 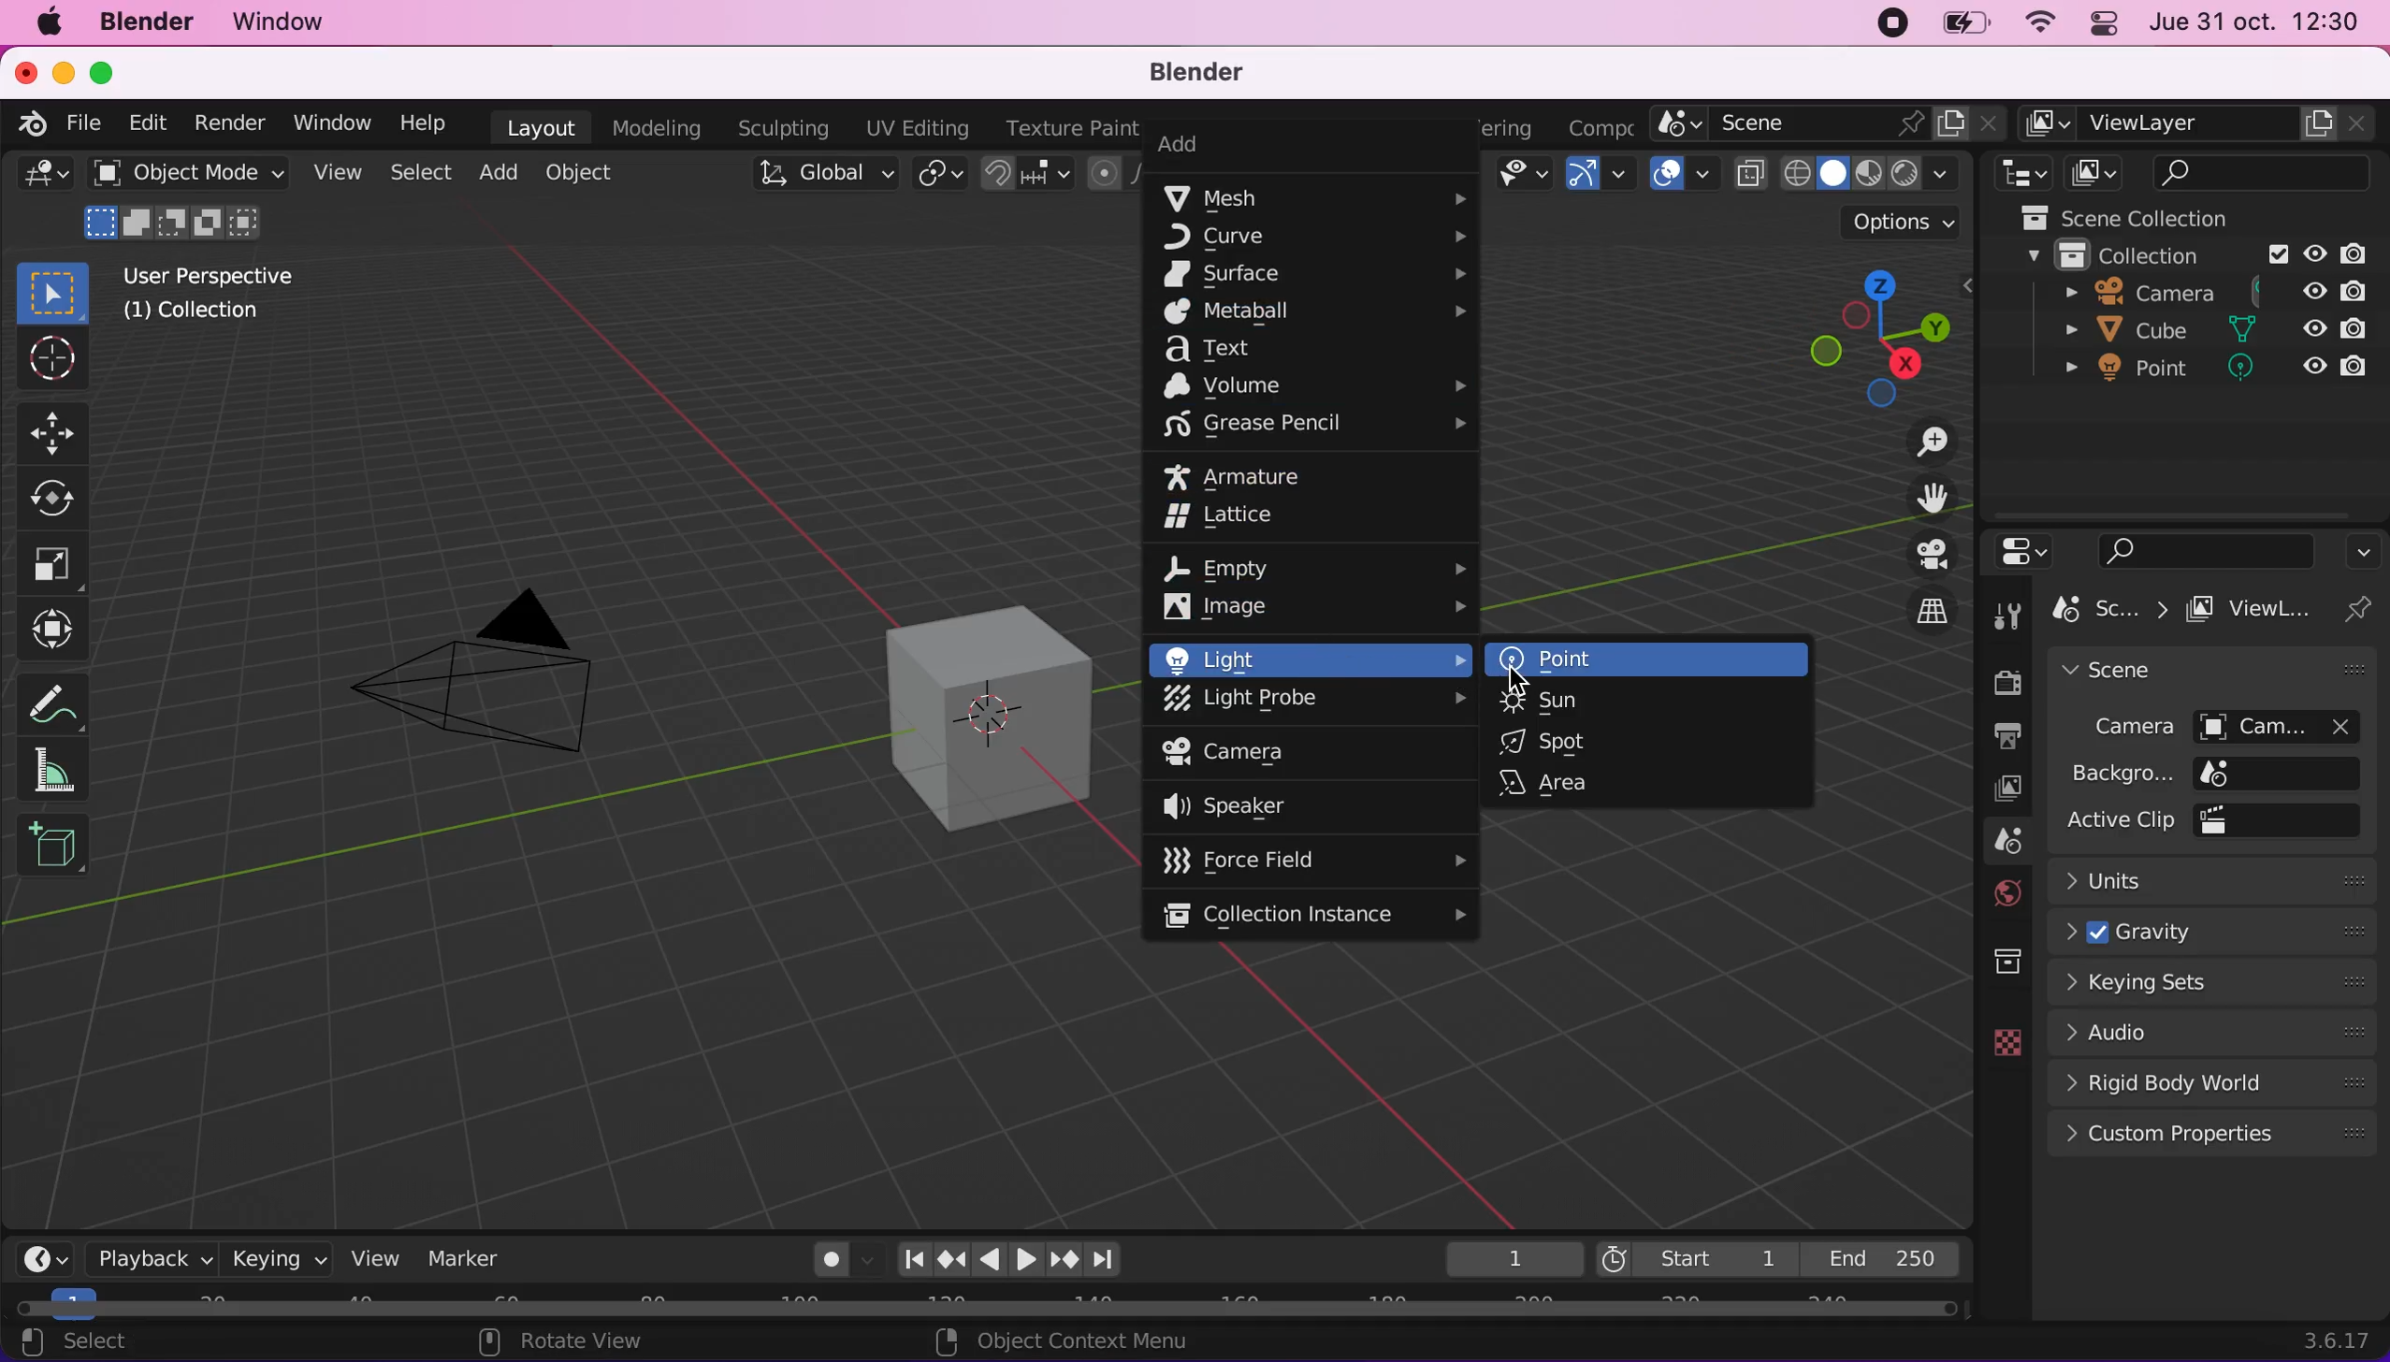 What do you see at coordinates (150, 25) in the screenshot?
I see `blender` at bounding box center [150, 25].